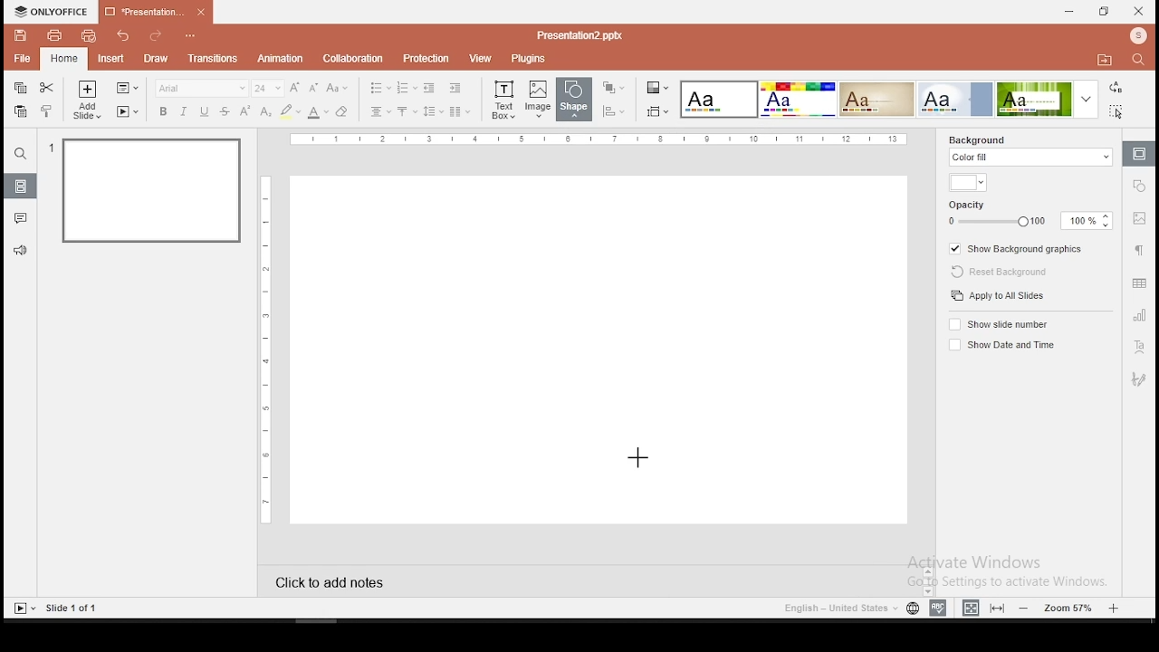 The height and width of the screenshot is (652, 1159). I want to click on vertical alignment, so click(406, 112).